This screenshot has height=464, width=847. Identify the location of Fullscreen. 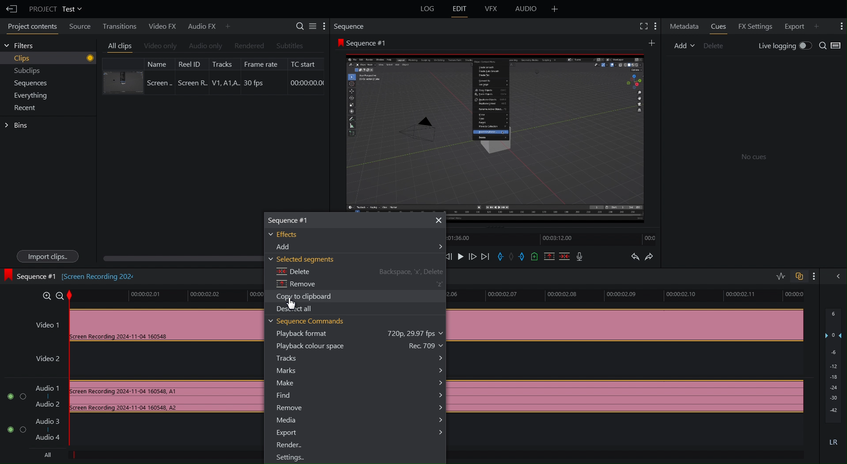
(642, 27).